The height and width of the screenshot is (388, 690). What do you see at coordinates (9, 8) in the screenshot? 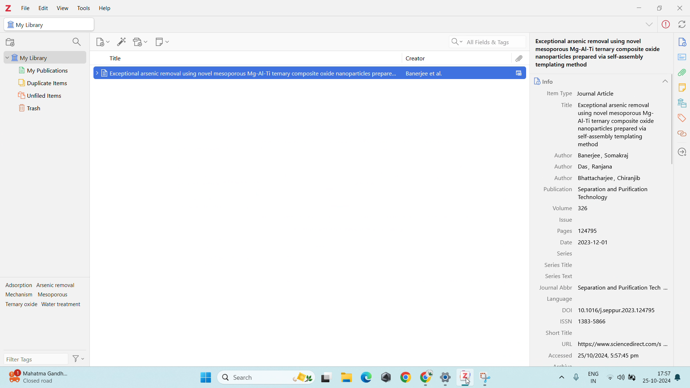
I see `logo` at bounding box center [9, 8].